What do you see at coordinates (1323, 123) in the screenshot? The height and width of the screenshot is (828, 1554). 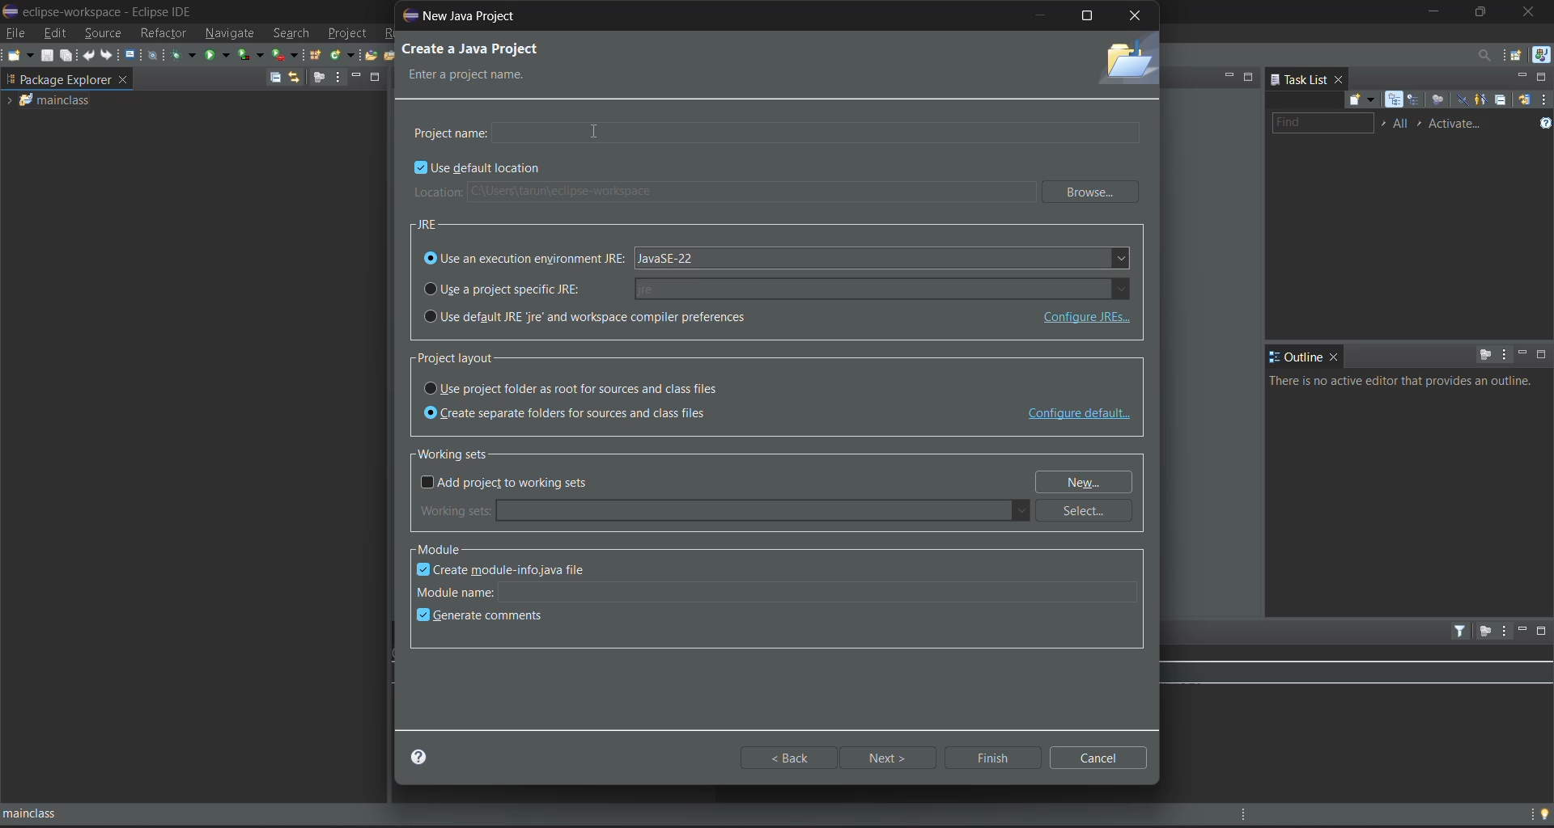 I see `find` at bounding box center [1323, 123].